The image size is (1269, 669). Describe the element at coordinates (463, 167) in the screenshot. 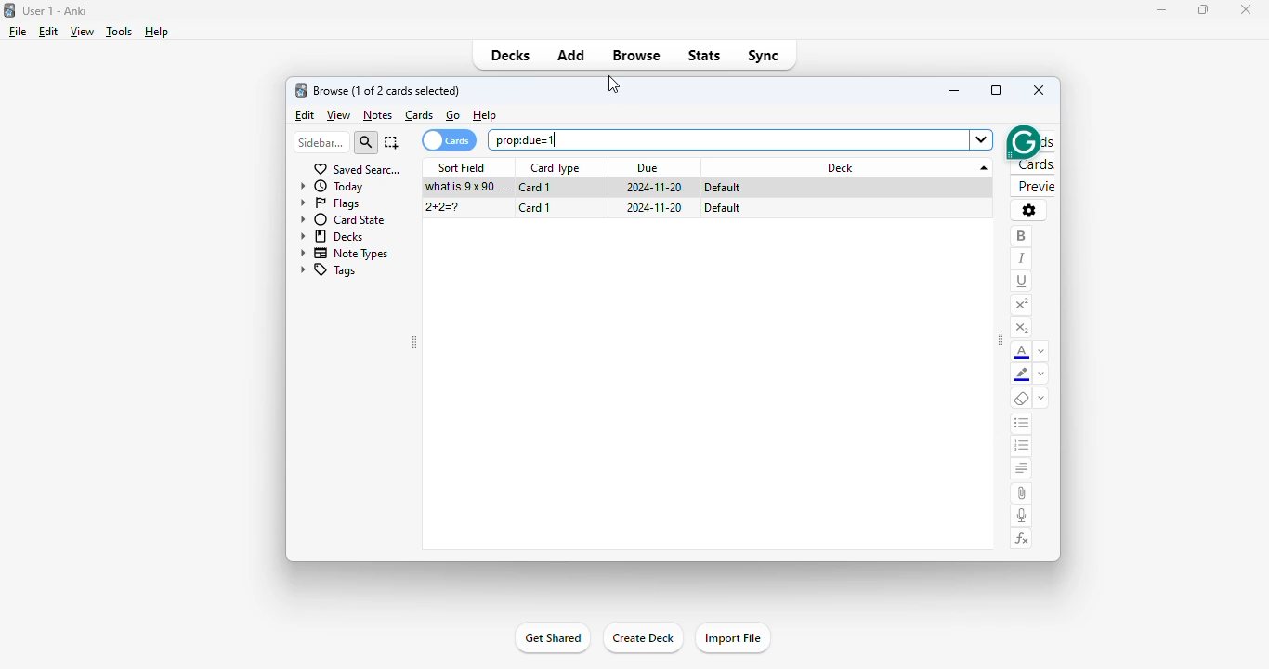

I see `sort field` at that location.